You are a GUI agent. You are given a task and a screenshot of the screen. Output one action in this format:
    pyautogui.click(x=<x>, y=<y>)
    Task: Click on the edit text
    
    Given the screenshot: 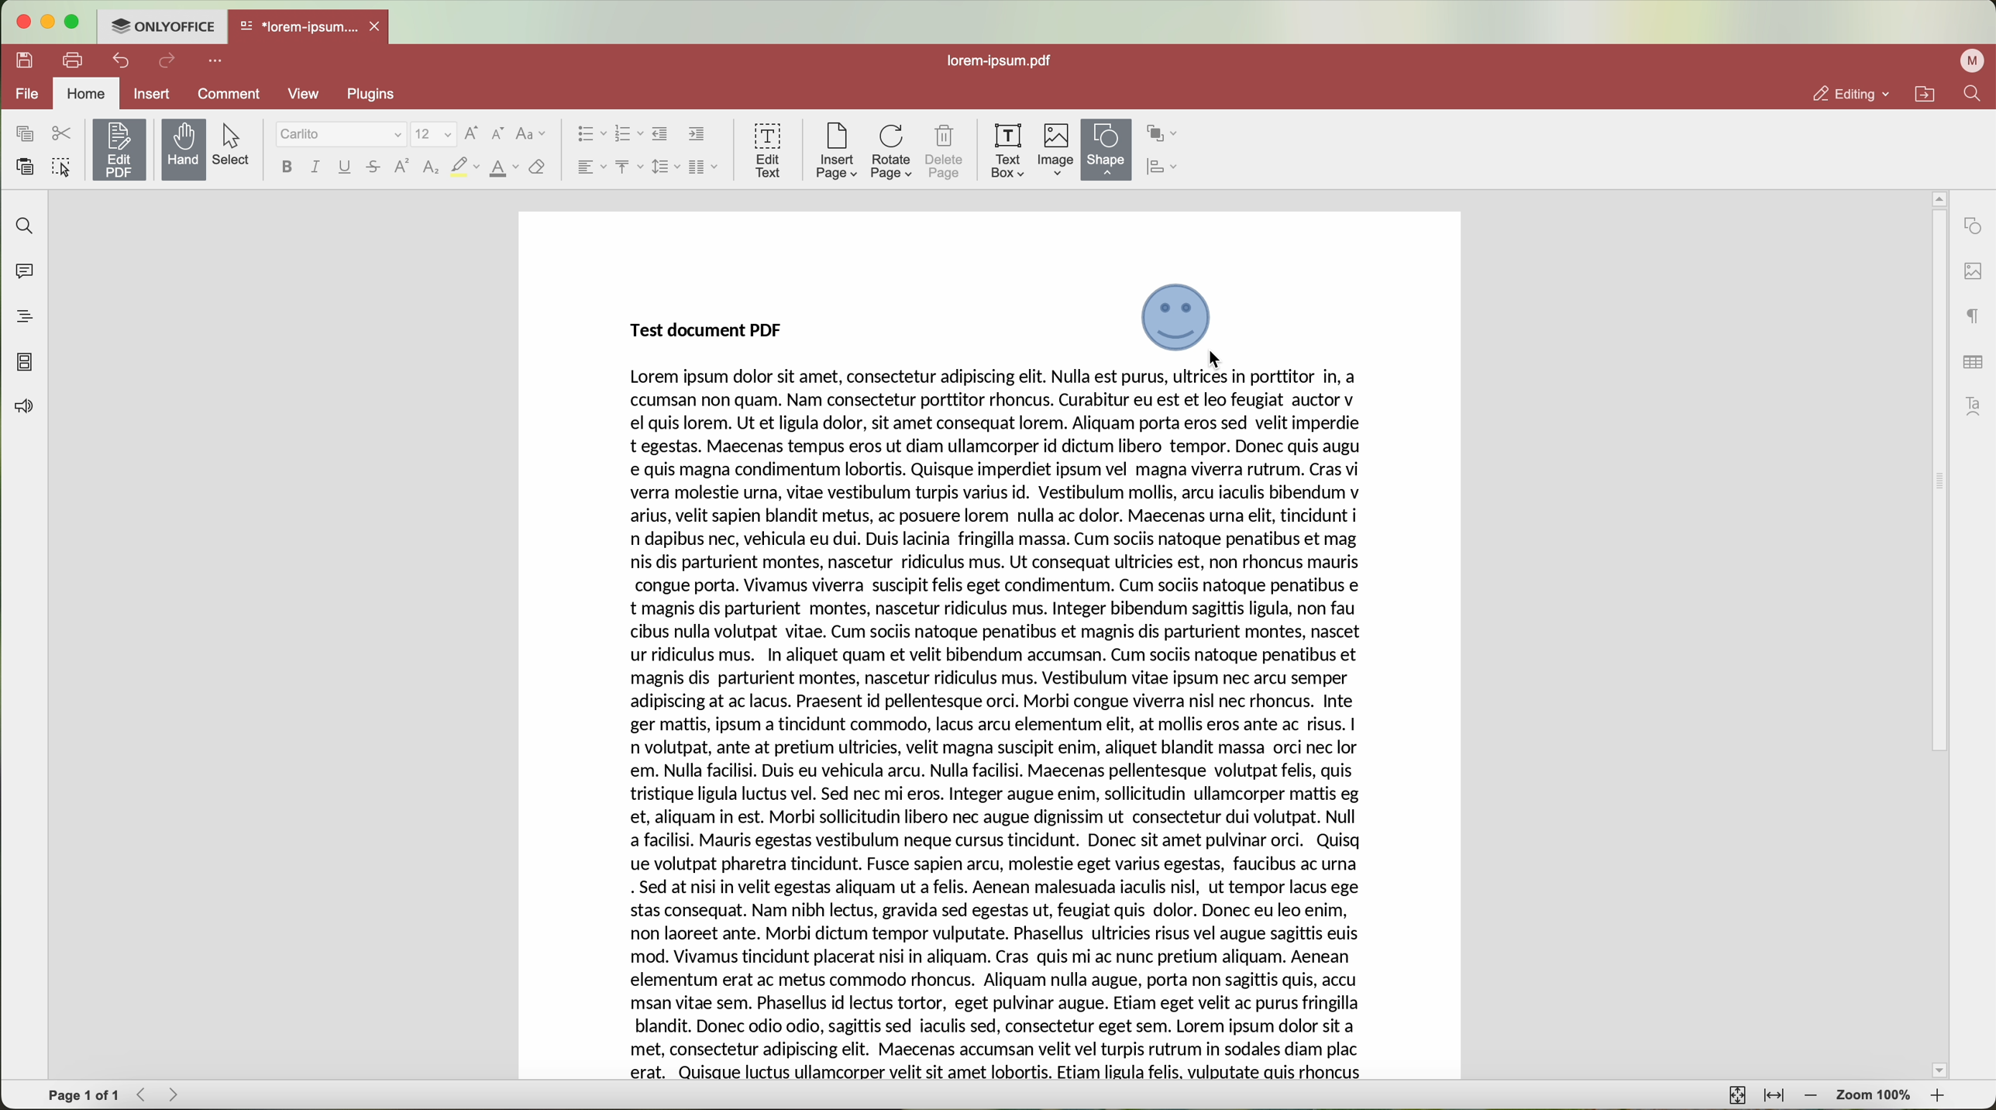 What is the action you would take?
    pyautogui.click(x=767, y=149)
    